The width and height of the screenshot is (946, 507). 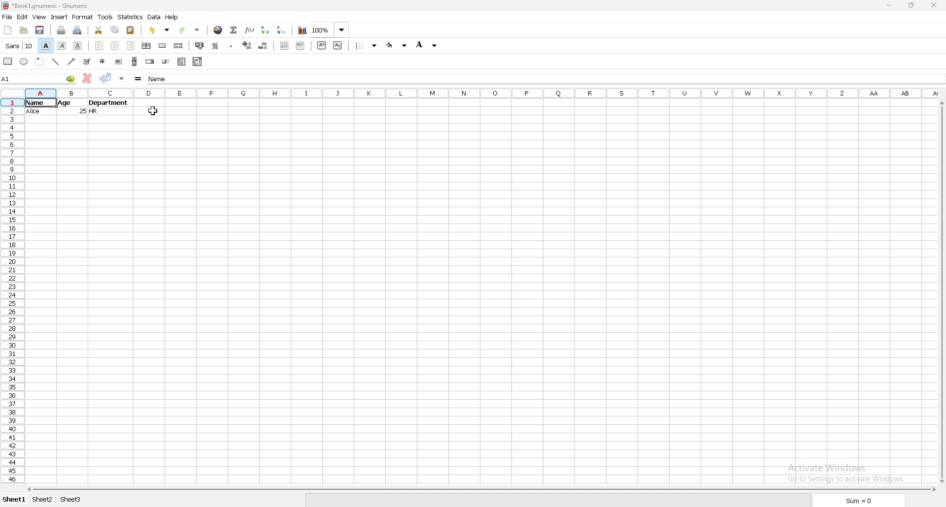 I want to click on slider, so click(x=166, y=63).